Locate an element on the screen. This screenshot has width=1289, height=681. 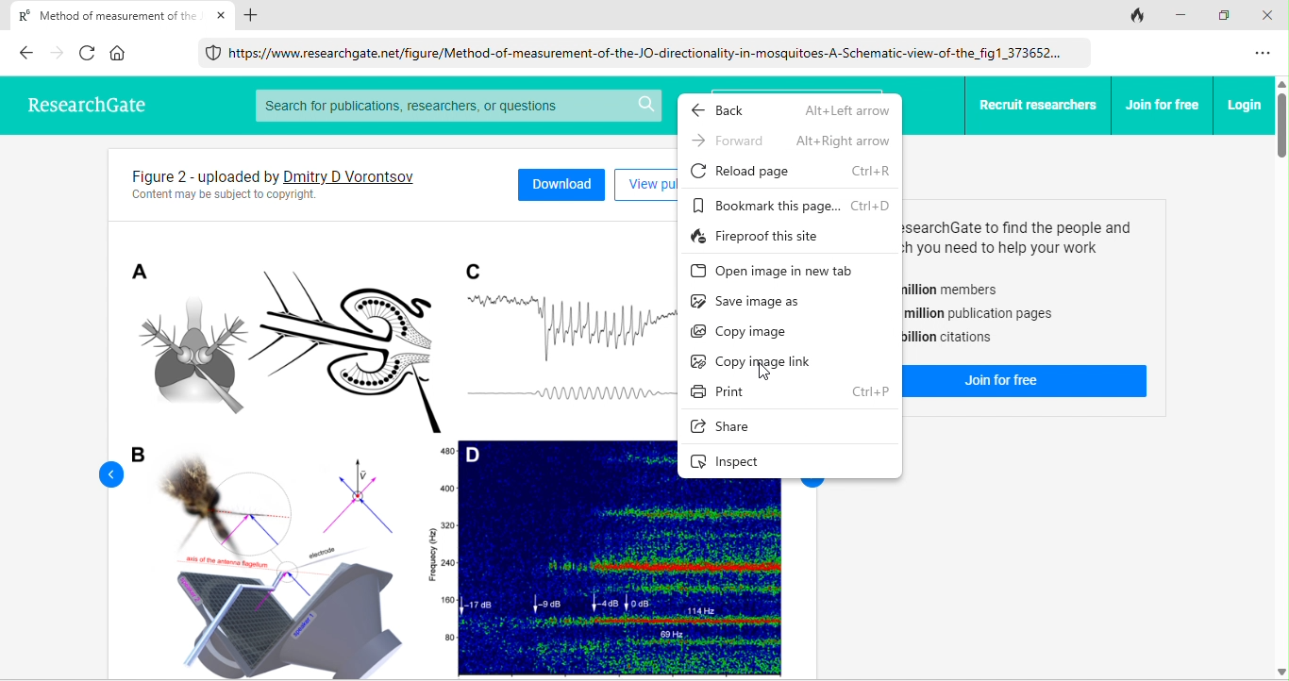
track tab is located at coordinates (1138, 16).